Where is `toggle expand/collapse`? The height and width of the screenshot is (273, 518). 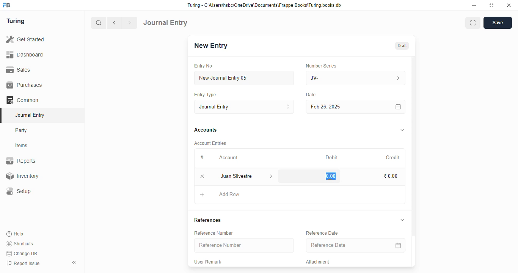
toggle expand/collapse is located at coordinates (403, 130).